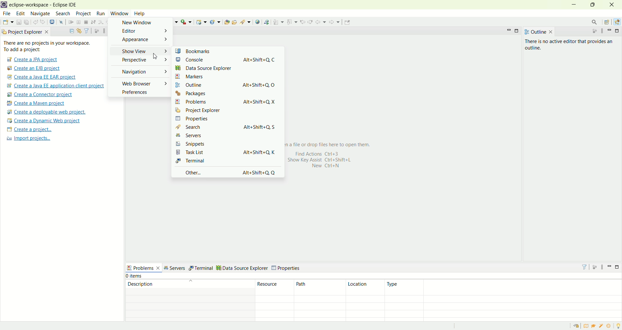 This screenshot has width=622, height=330. What do you see at coordinates (86, 22) in the screenshot?
I see `terminate` at bounding box center [86, 22].